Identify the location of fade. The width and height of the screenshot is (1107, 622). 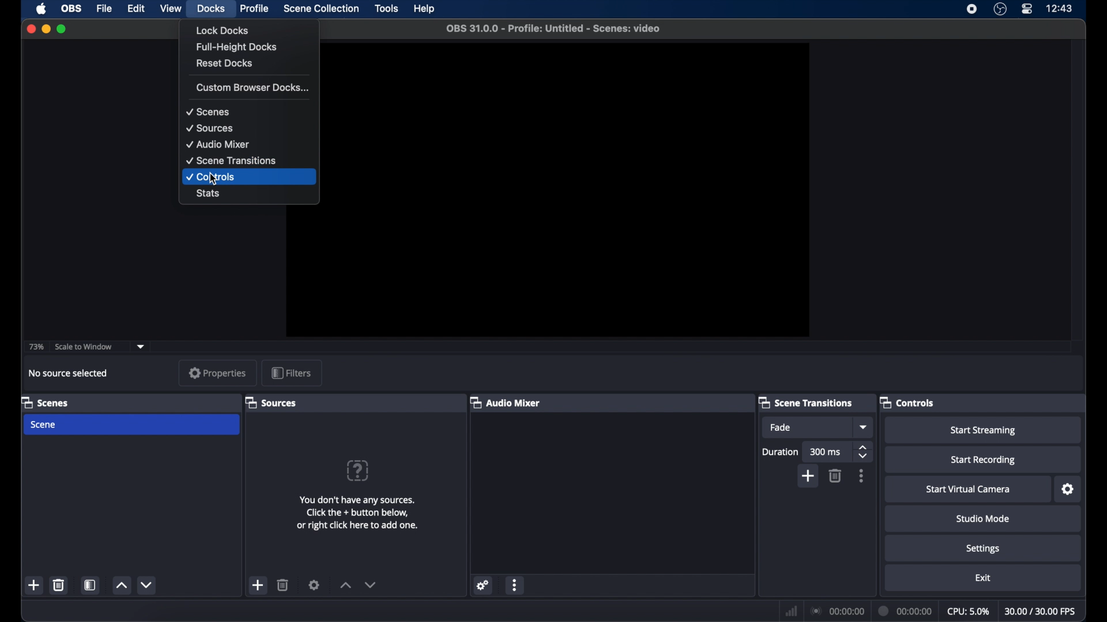
(781, 427).